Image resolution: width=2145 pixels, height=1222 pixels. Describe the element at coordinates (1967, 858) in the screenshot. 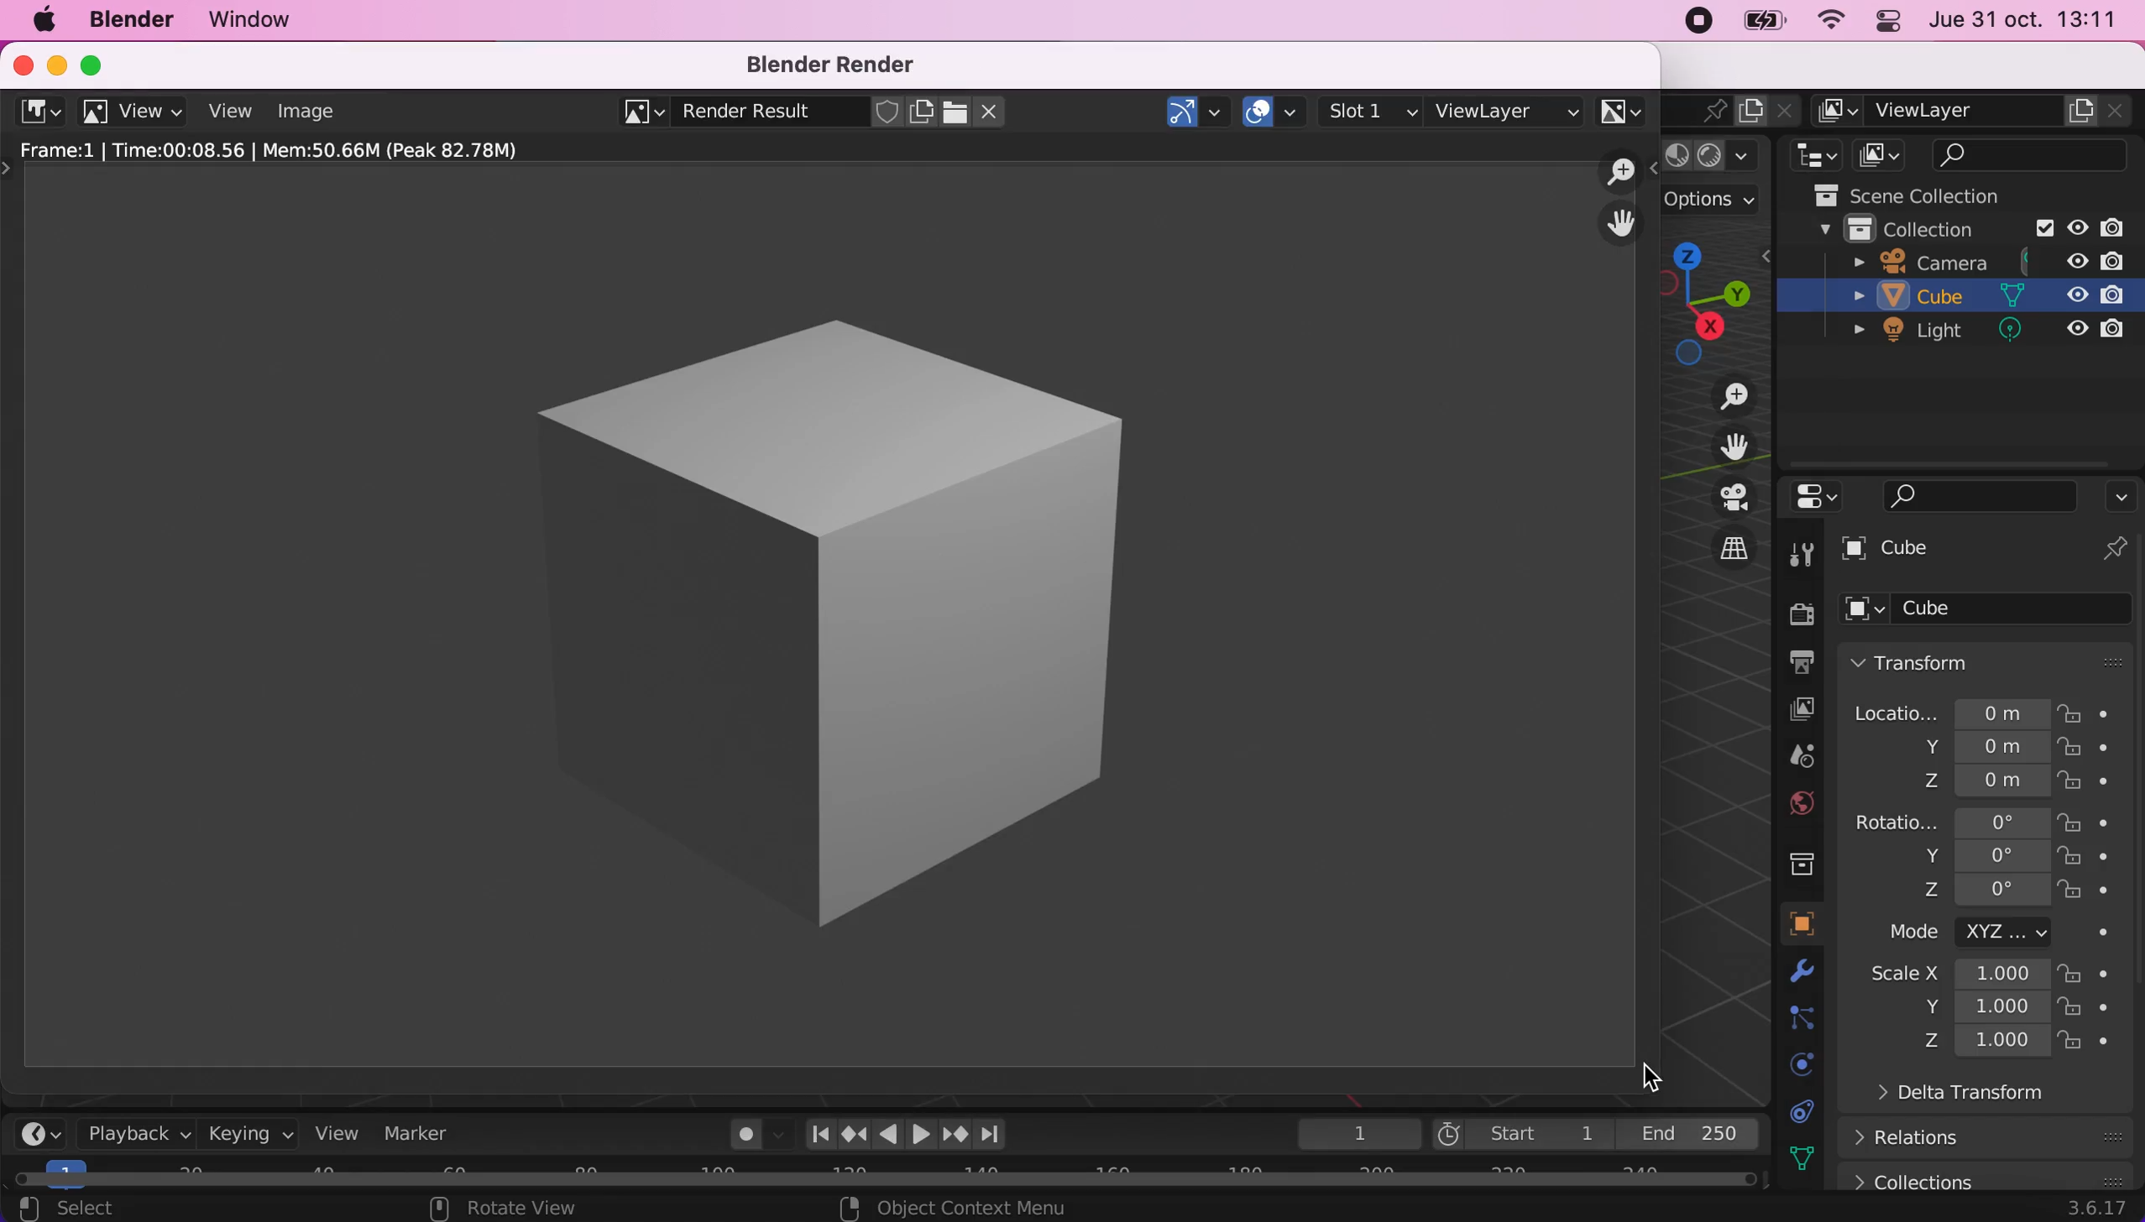

I see `rotation y` at that location.